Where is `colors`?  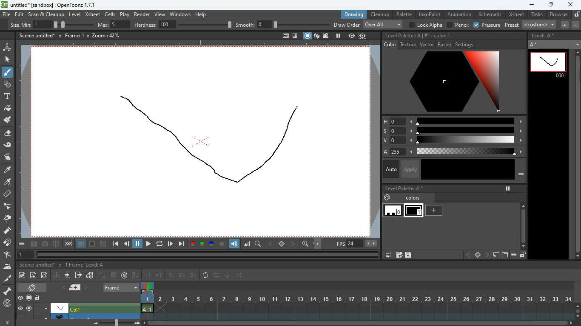 colors is located at coordinates (404, 197).